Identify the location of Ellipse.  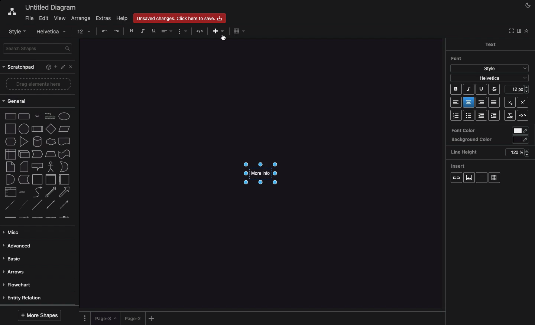
(64, 116).